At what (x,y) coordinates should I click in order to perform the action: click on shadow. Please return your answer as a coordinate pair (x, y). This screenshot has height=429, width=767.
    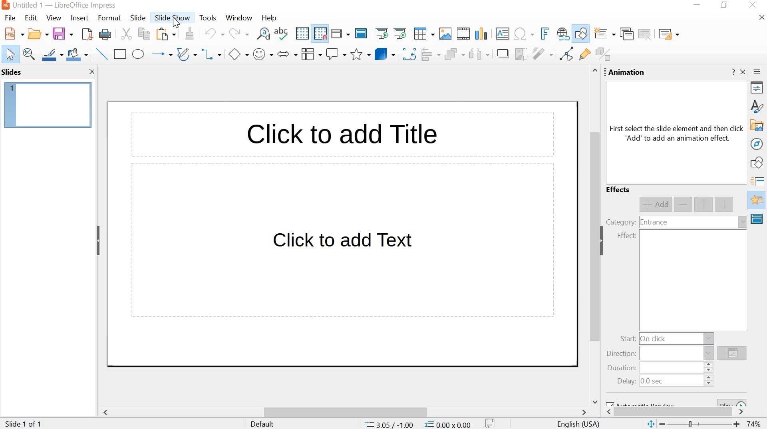
    Looking at the image, I should click on (503, 54).